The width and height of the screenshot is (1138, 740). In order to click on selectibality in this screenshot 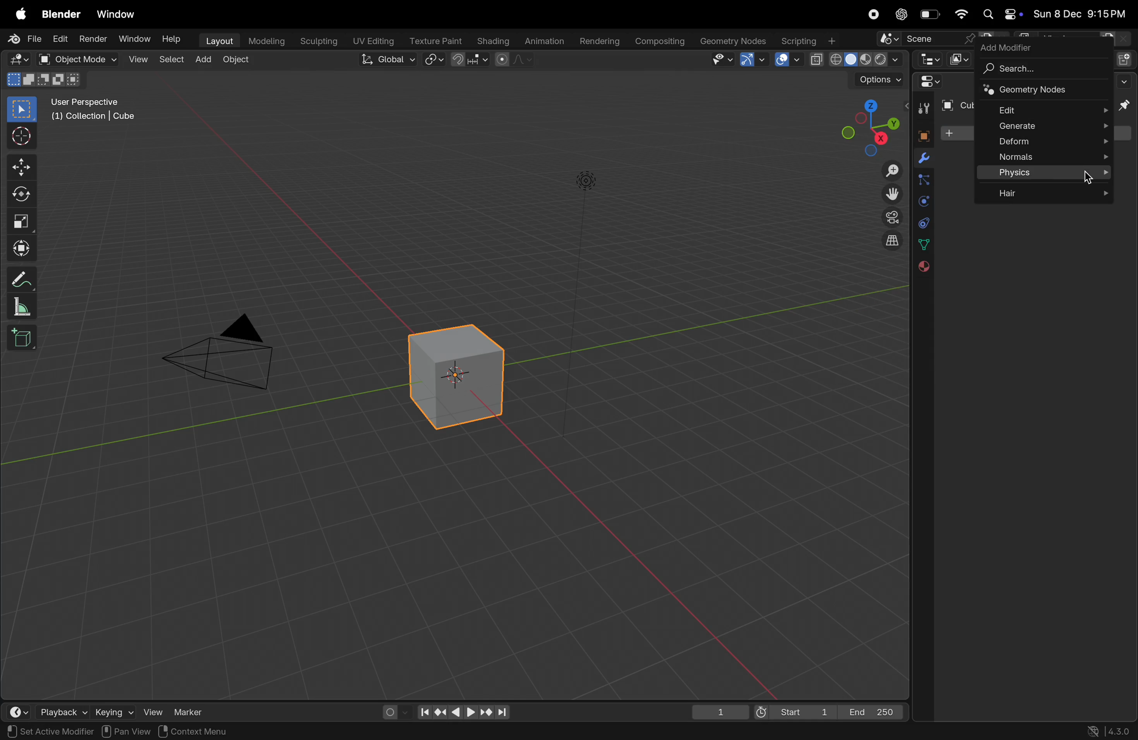, I will do `click(719, 59)`.